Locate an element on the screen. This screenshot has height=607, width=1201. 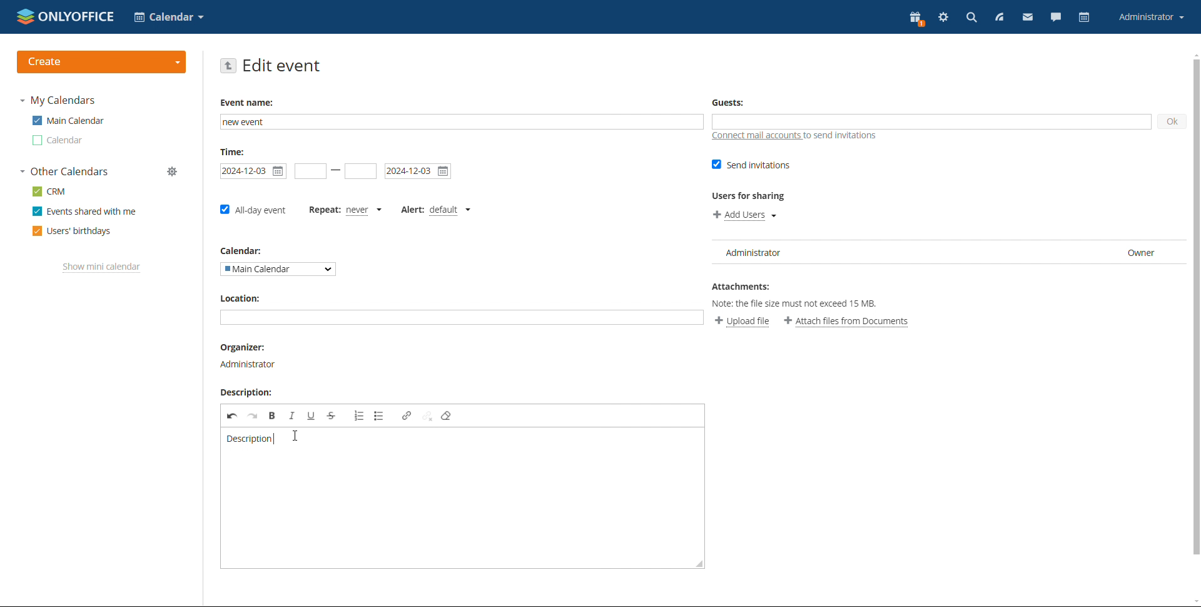
manage is located at coordinates (173, 171).